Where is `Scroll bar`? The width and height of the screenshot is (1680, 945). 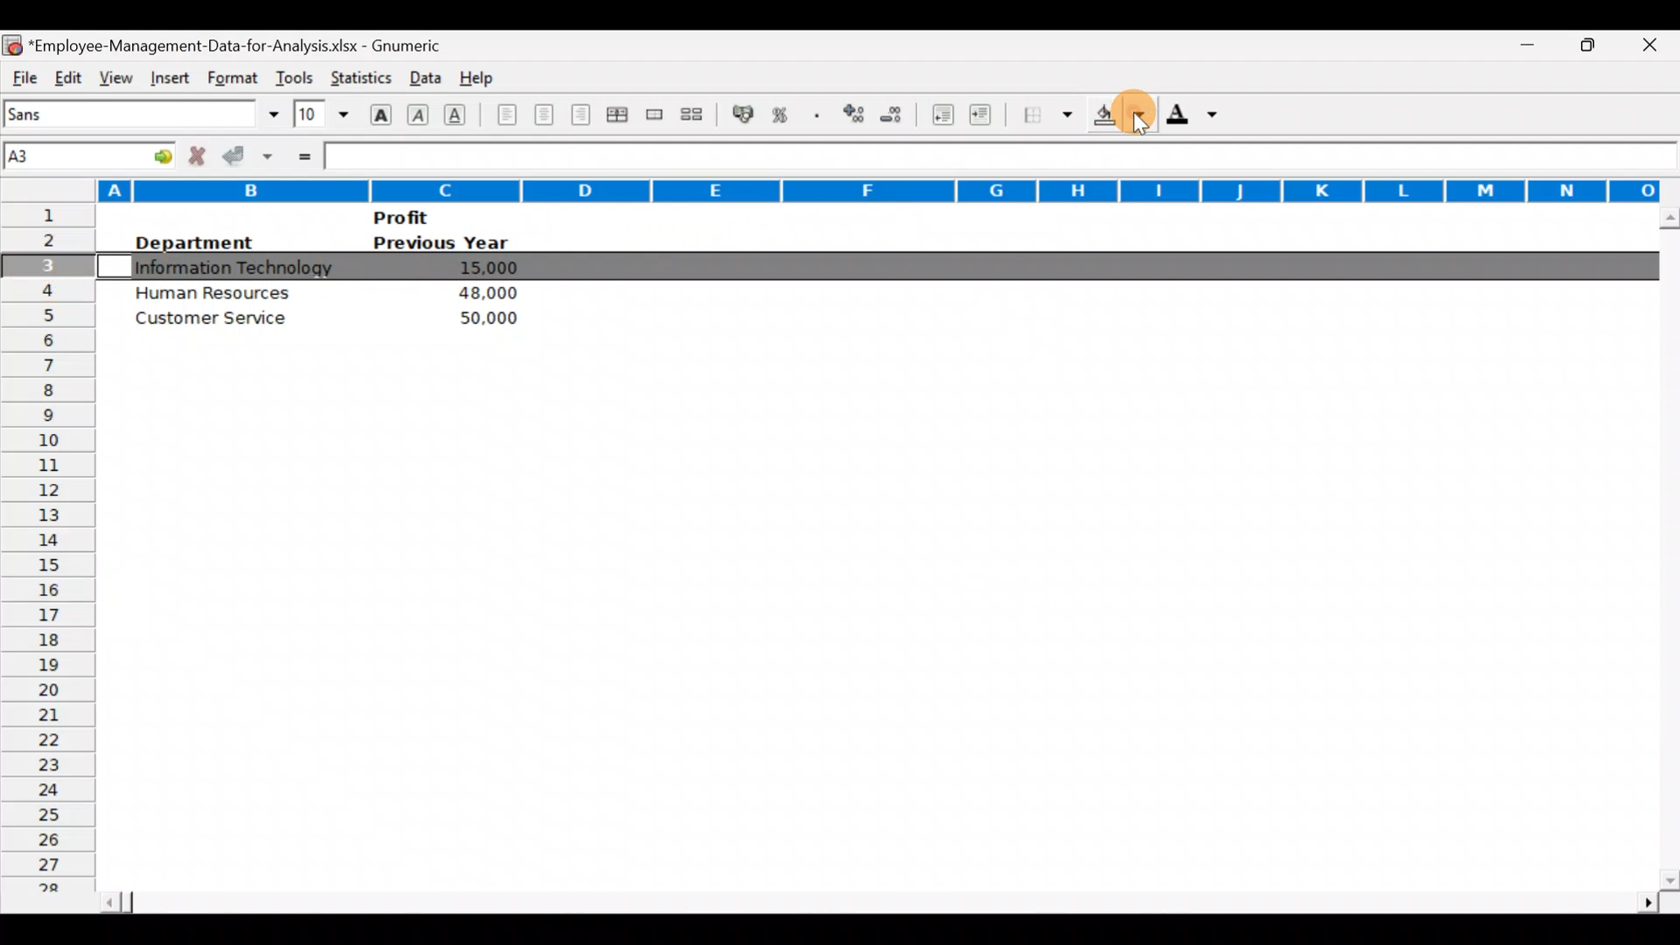
Scroll bar is located at coordinates (1665, 548).